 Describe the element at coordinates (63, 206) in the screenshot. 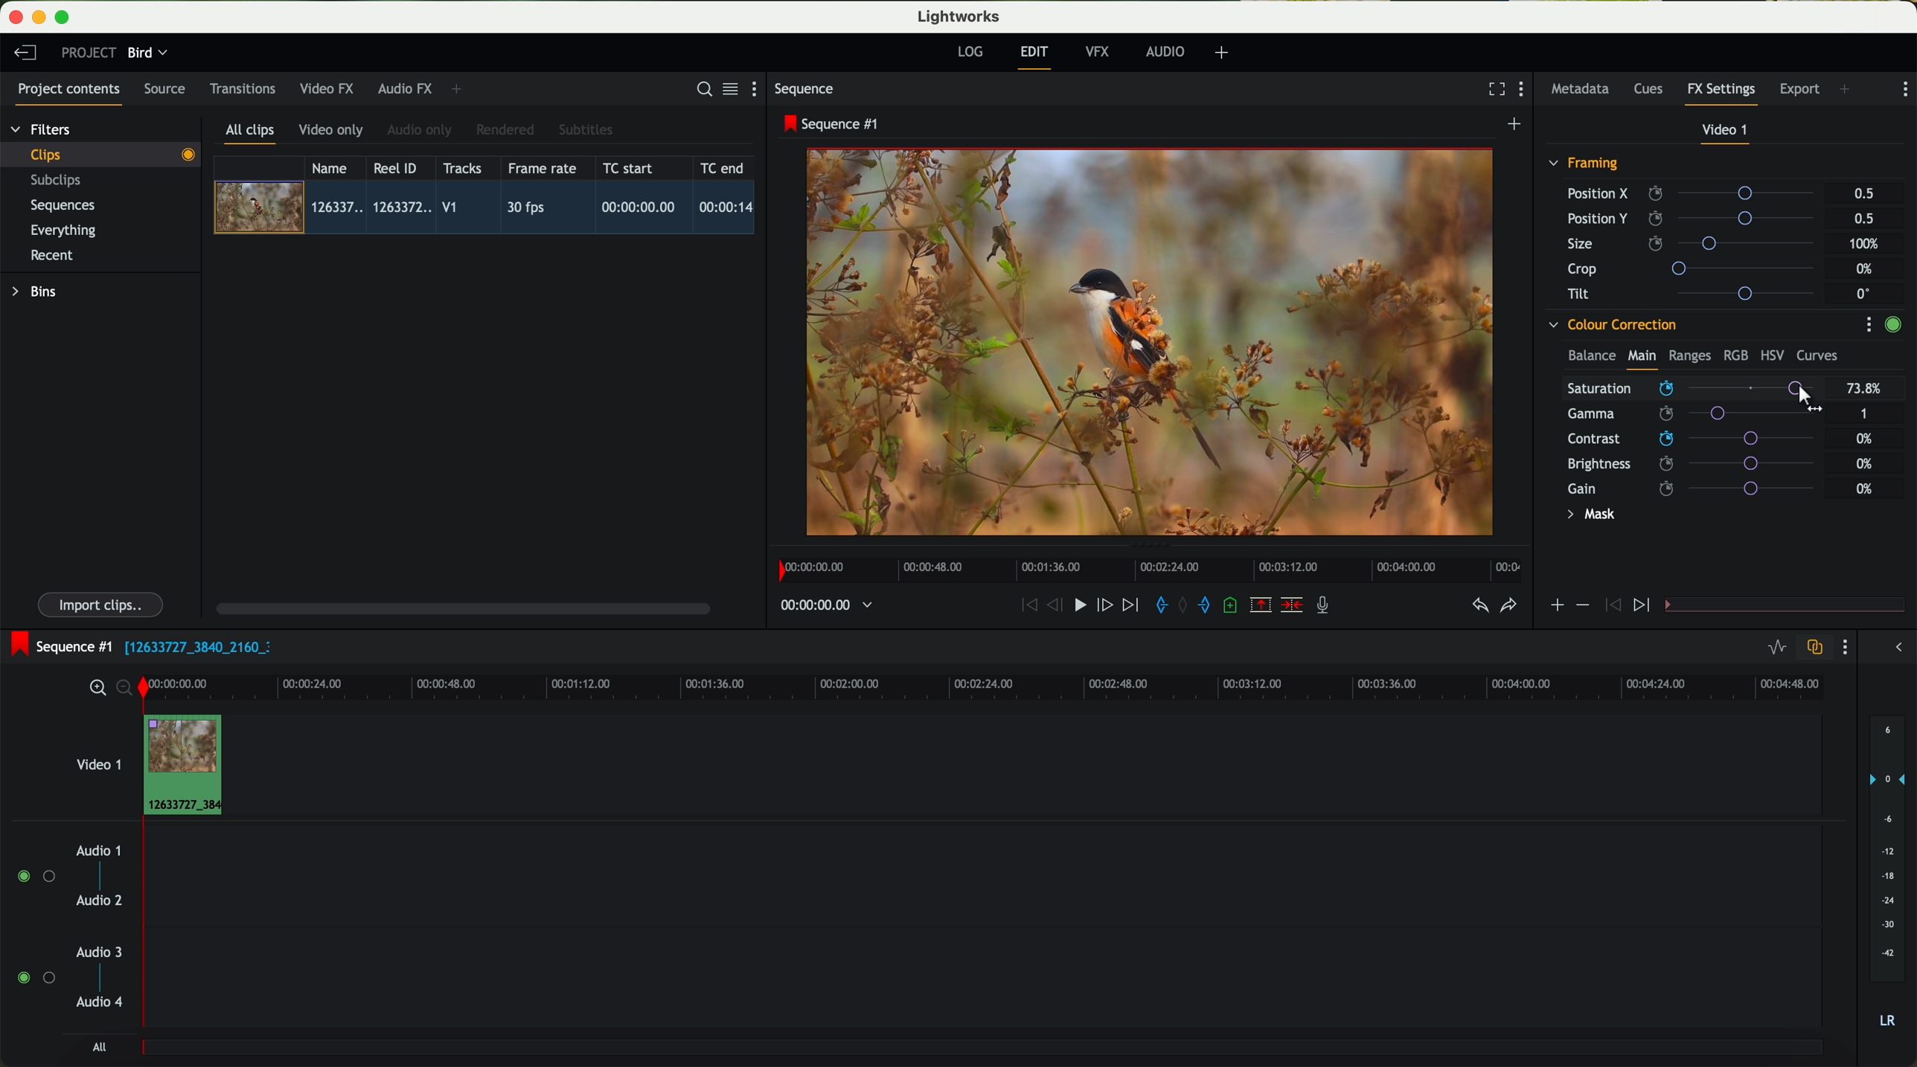

I see `sequences` at that location.